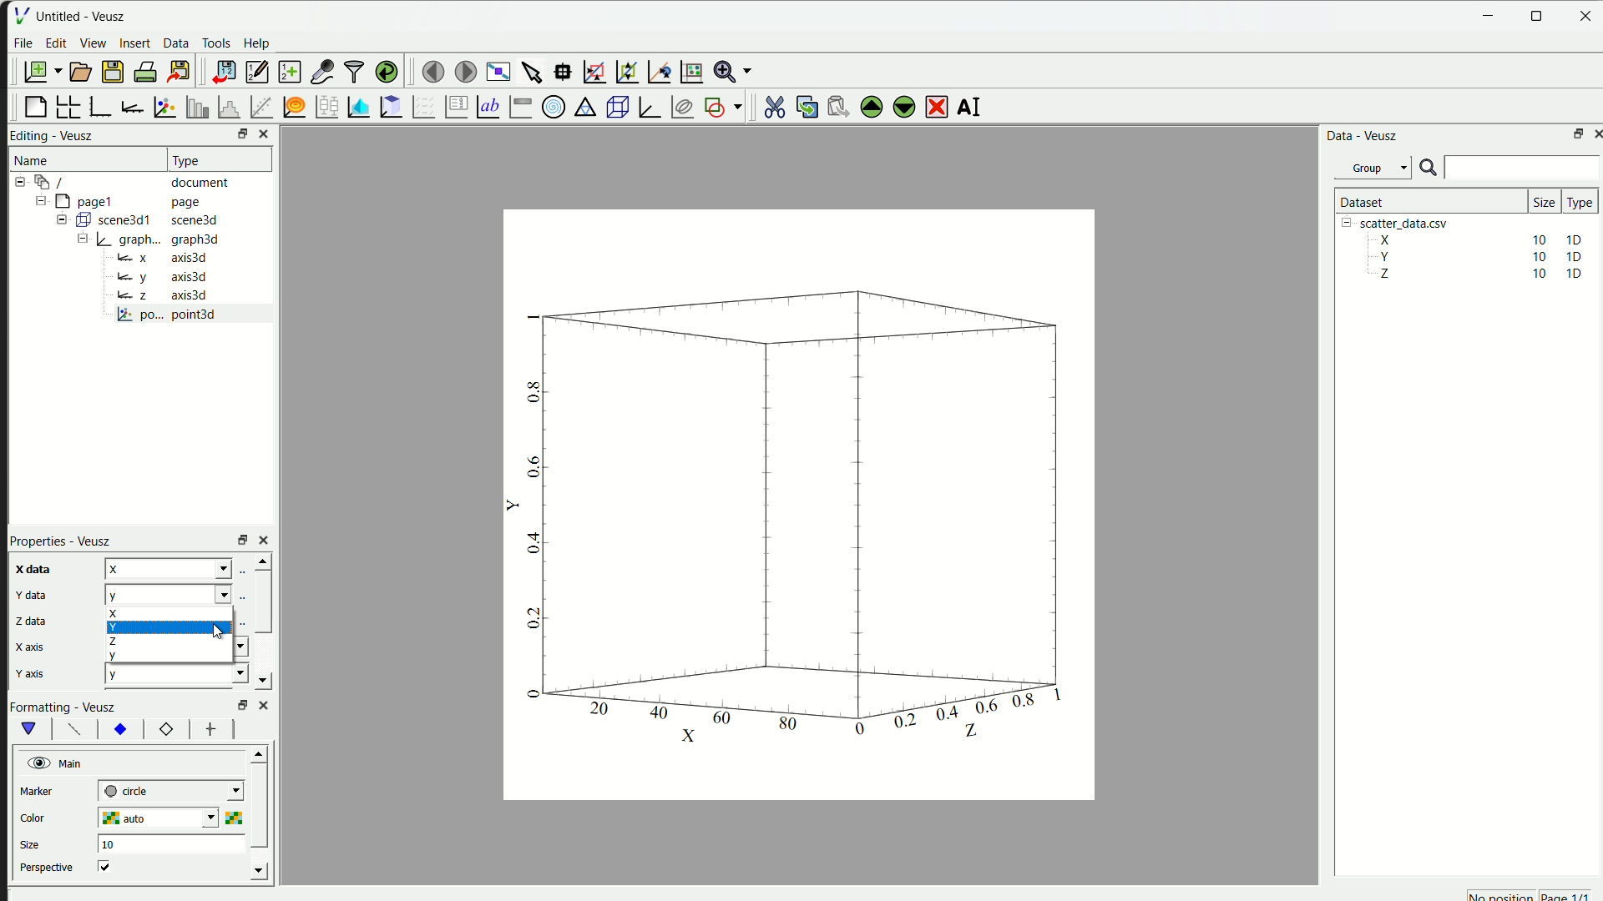  I want to click on = [MY pagel page, so click(129, 199).